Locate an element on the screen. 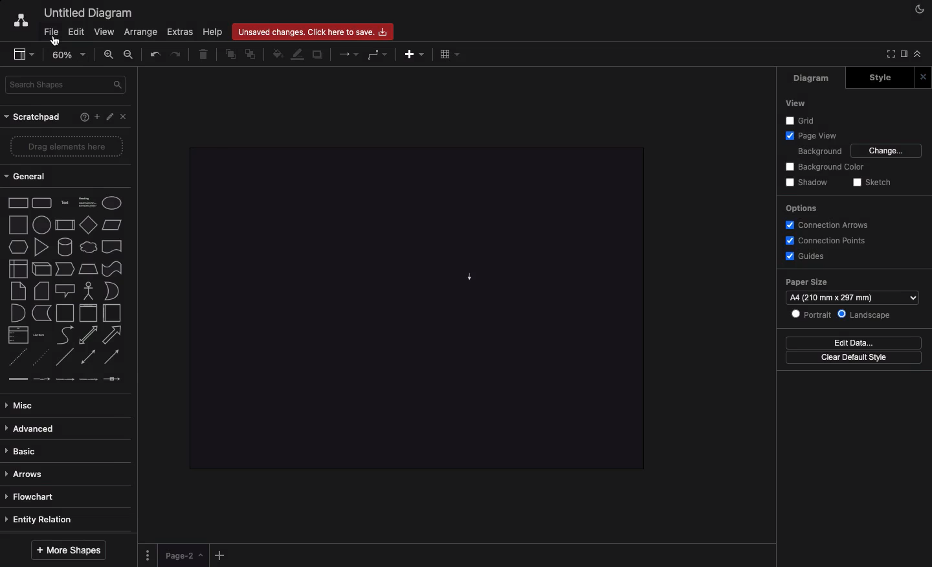 This screenshot has height=567, width=932. Close is located at coordinates (923, 77).